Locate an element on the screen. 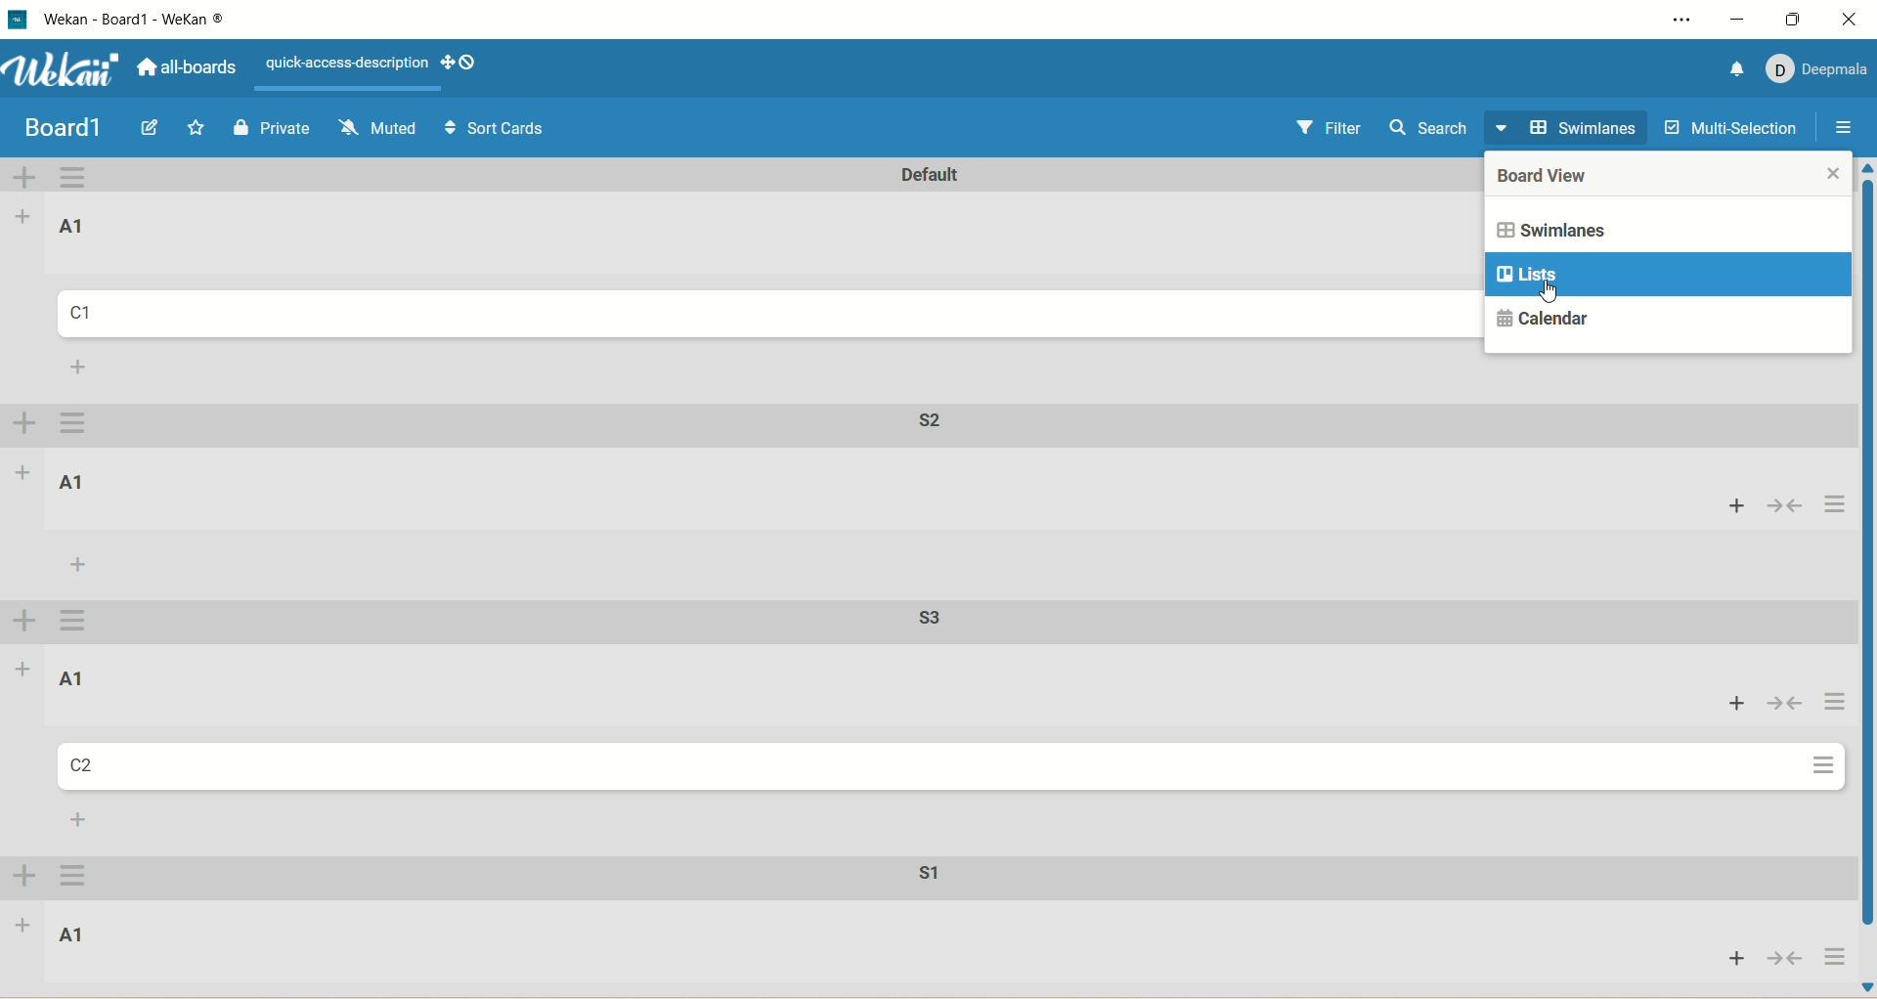  collapse is located at coordinates (1783, 705).